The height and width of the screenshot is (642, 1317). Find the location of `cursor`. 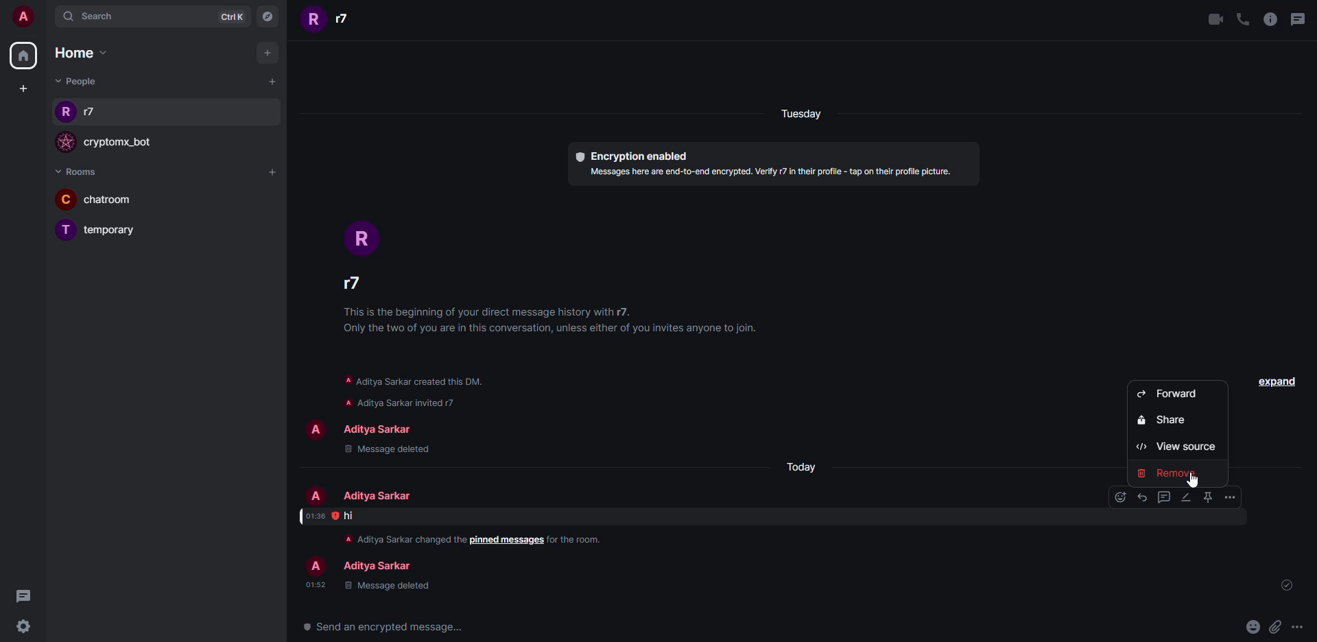

cursor is located at coordinates (1202, 484).